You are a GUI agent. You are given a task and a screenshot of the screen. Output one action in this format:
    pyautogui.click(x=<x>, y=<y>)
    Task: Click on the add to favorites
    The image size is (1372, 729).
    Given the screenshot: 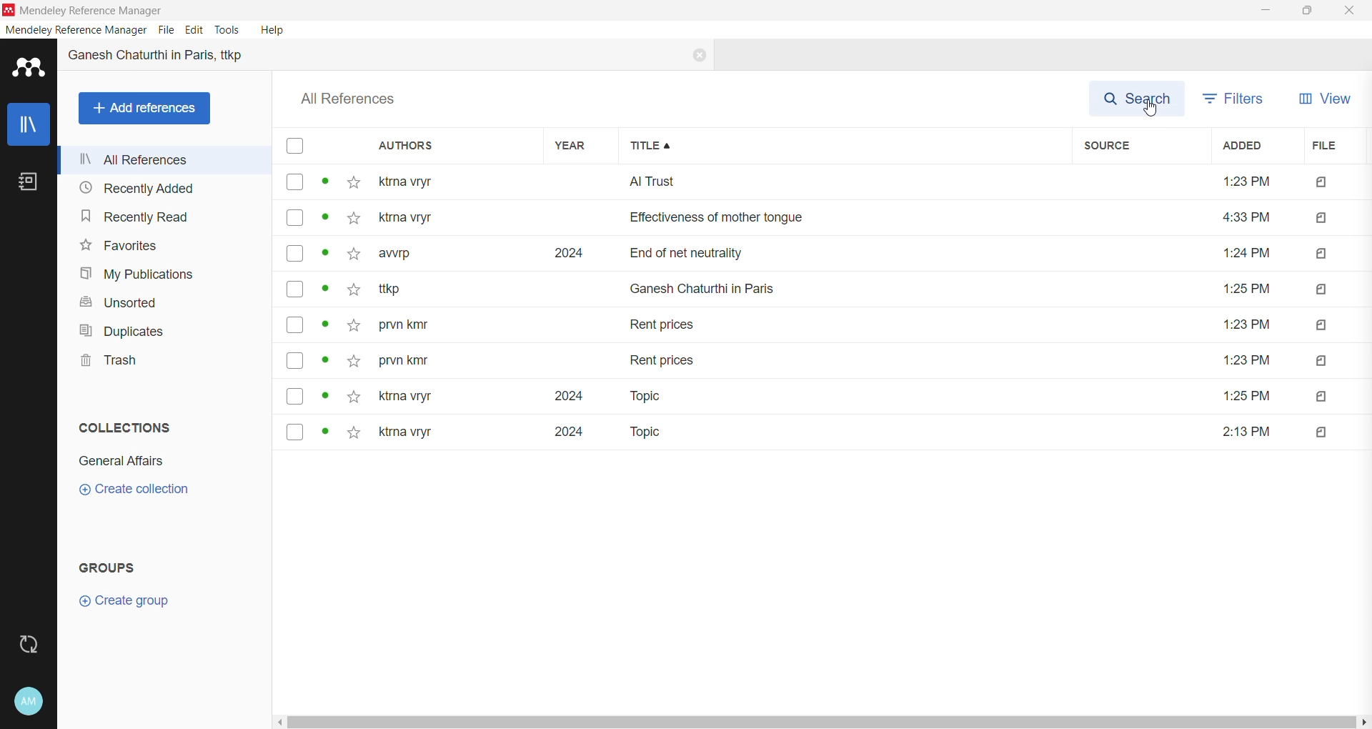 What is the action you would take?
    pyautogui.click(x=354, y=182)
    